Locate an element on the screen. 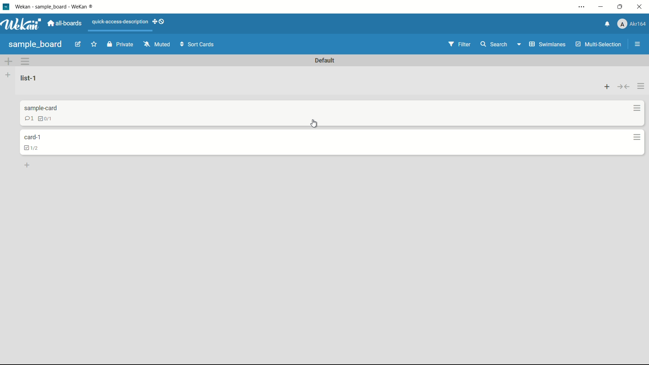 This screenshot has height=365, width=649. checklist is located at coordinates (46, 118).